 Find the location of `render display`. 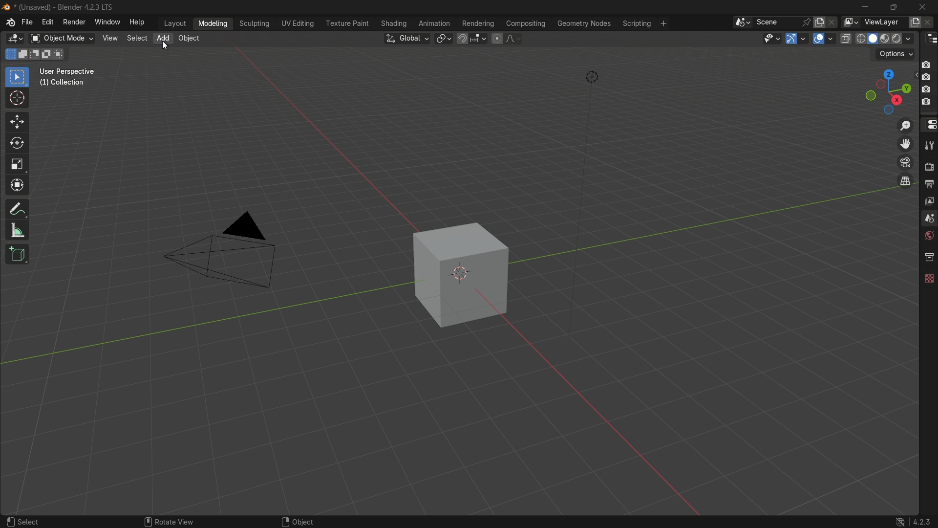

render display is located at coordinates (903, 38).